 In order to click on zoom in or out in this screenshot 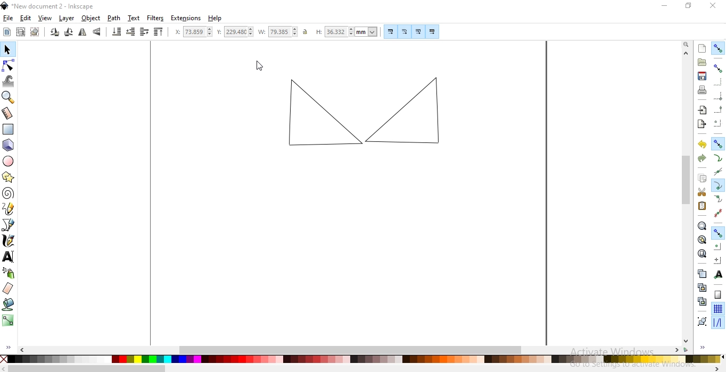, I will do `click(9, 97)`.